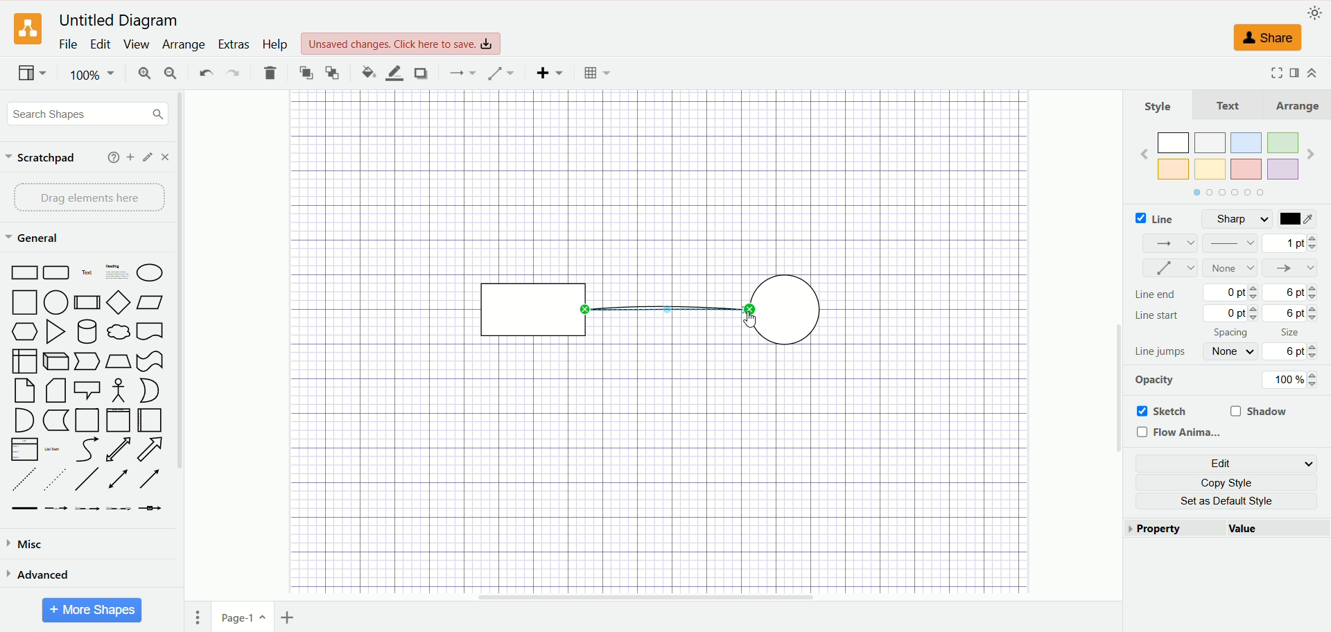  Describe the element at coordinates (87, 302) in the screenshot. I see `Divided Bar` at that location.